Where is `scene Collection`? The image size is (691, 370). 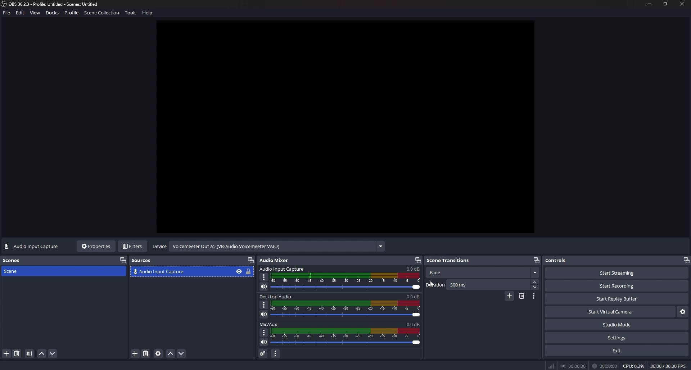 scene Collection is located at coordinates (103, 14).